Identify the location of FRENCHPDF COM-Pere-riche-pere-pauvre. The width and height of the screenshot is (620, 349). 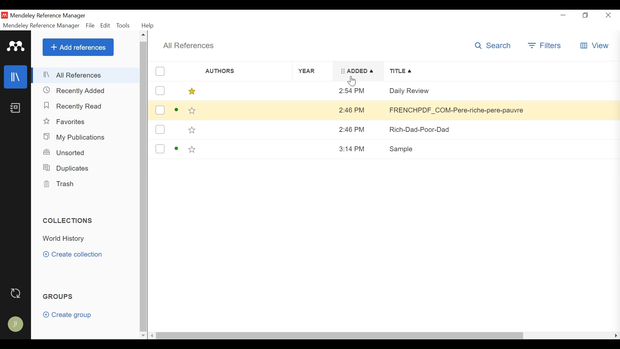
(501, 111).